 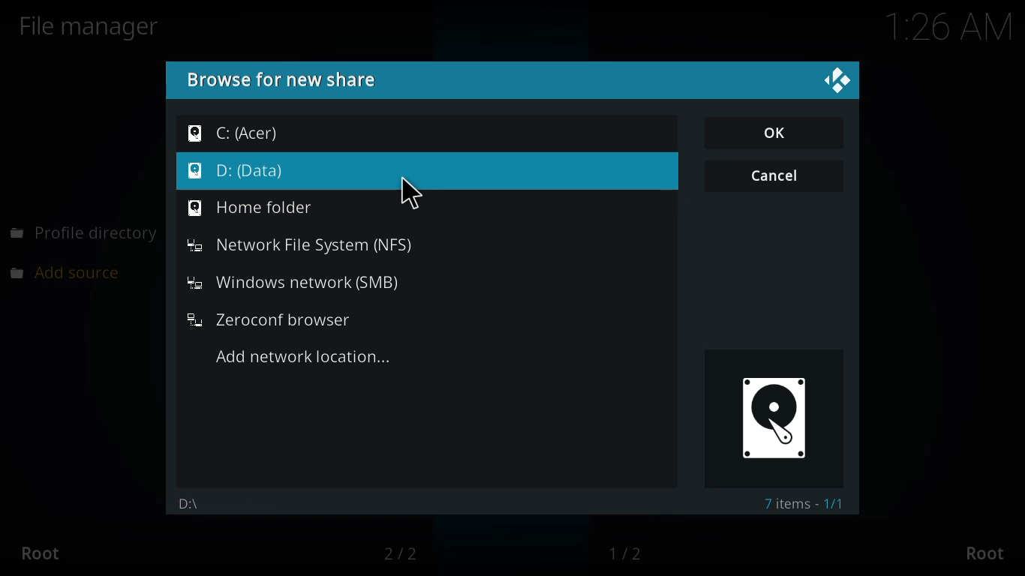 What do you see at coordinates (255, 208) in the screenshot?
I see `home` at bounding box center [255, 208].